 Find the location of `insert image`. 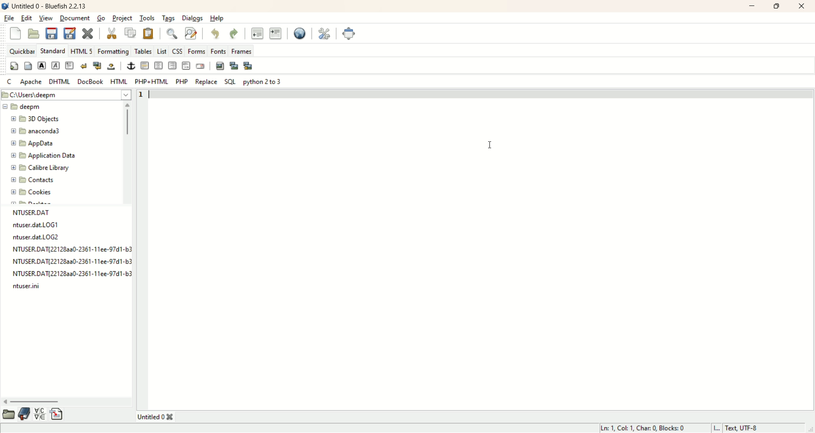

insert image is located at coordinates (219, 66).